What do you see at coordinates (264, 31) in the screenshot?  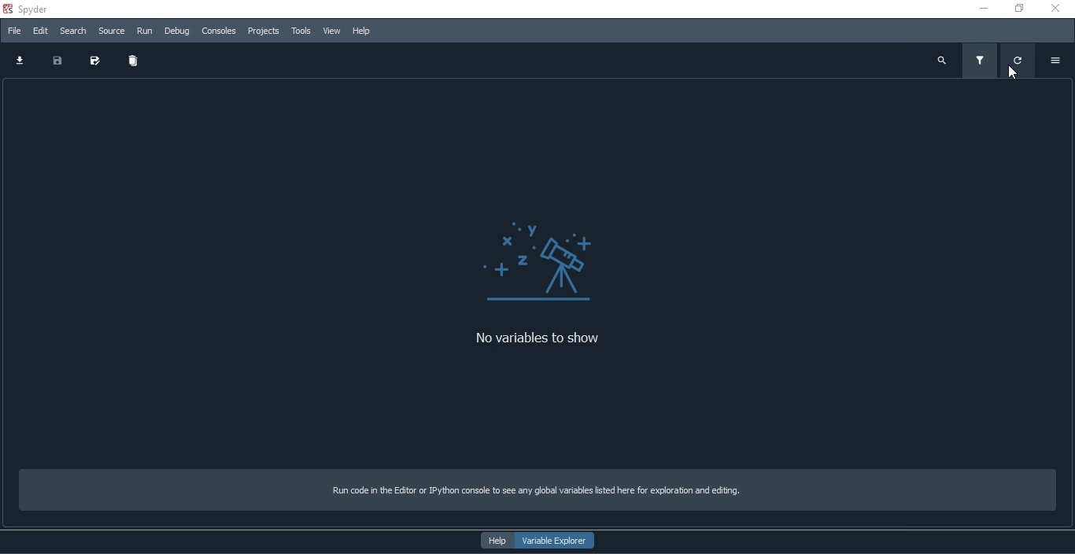 I see `Projects` at bounding box center [264, 31].